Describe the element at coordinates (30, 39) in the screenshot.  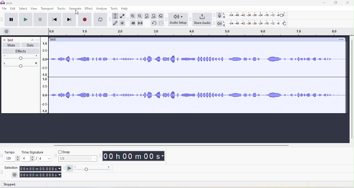
I see `collapse` at that location.